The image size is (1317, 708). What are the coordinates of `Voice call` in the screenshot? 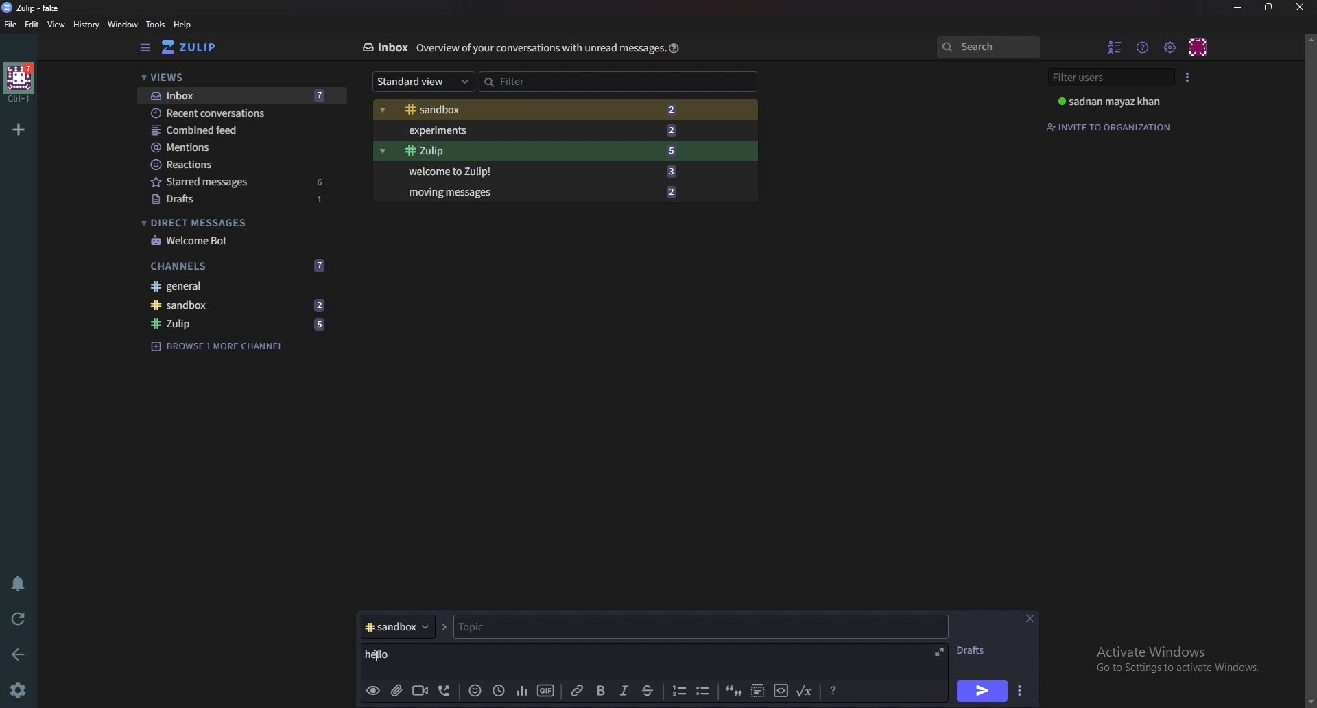 It's located at (447, 692).